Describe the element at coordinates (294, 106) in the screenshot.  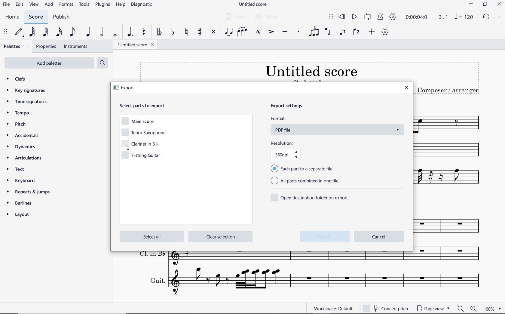
I see `export settings` at that location.